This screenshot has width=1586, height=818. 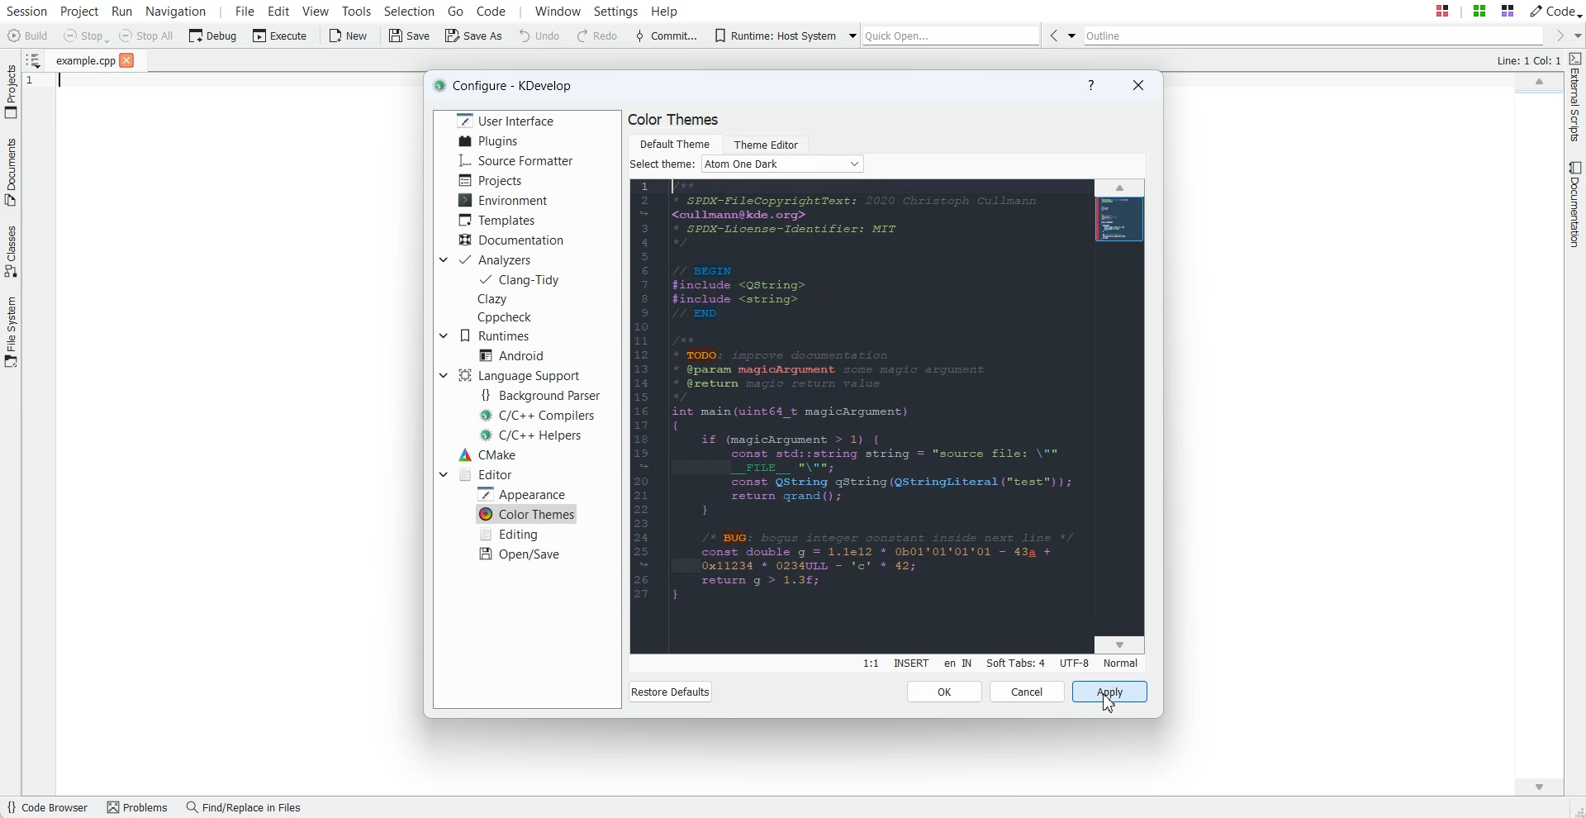 I want to click on Build, so click(x=26, y=36).